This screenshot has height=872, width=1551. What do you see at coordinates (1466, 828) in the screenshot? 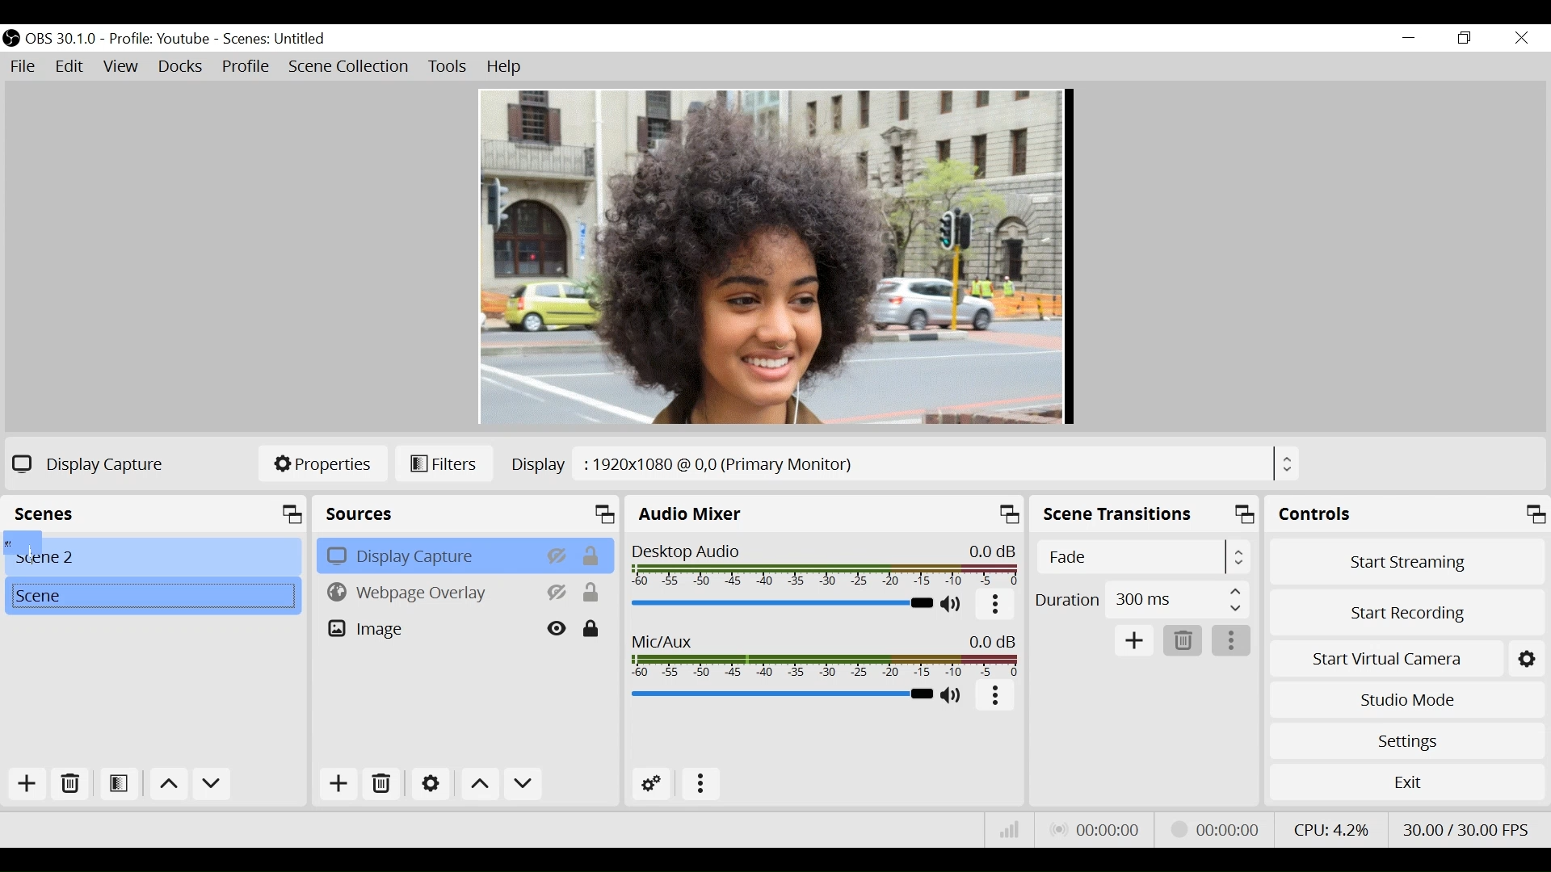
I see `Frame Per Second` at bounding box center [1466, 828].